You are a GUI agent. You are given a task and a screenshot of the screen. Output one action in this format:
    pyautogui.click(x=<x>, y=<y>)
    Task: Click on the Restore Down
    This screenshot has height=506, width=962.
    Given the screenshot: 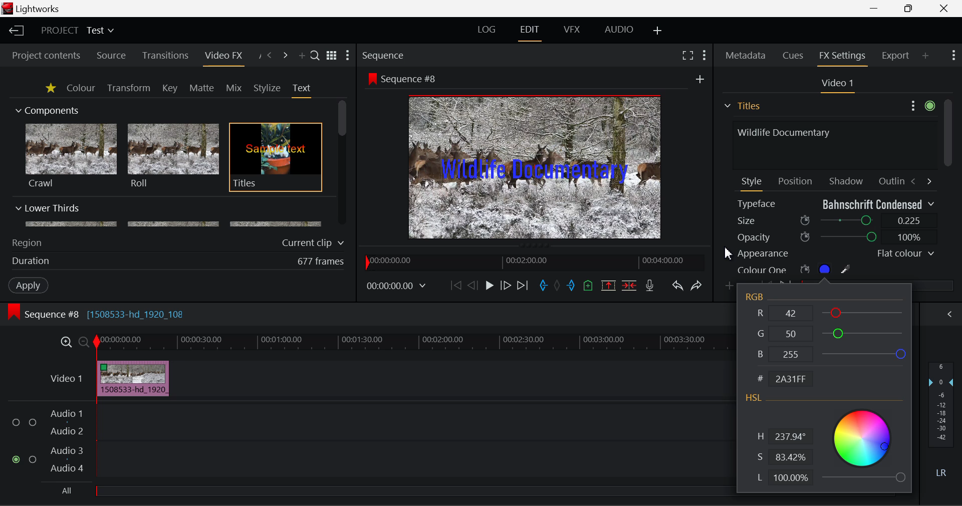 What is the action you would take?
    pyautogui.click(x=875, y=7)
    